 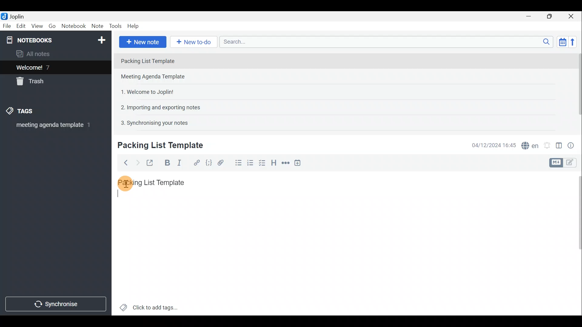 I want to click on Note, so click(x=97, y=26).